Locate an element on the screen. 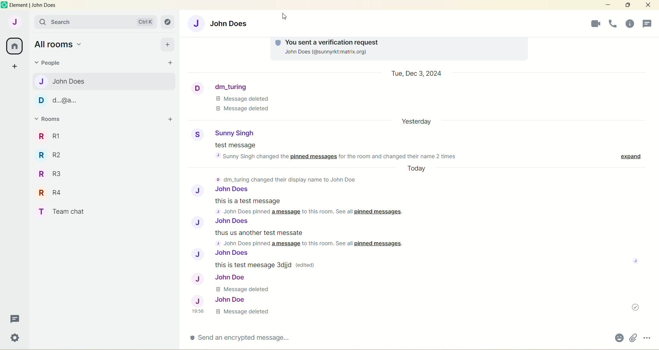  date is located at coordinates (417, 74).